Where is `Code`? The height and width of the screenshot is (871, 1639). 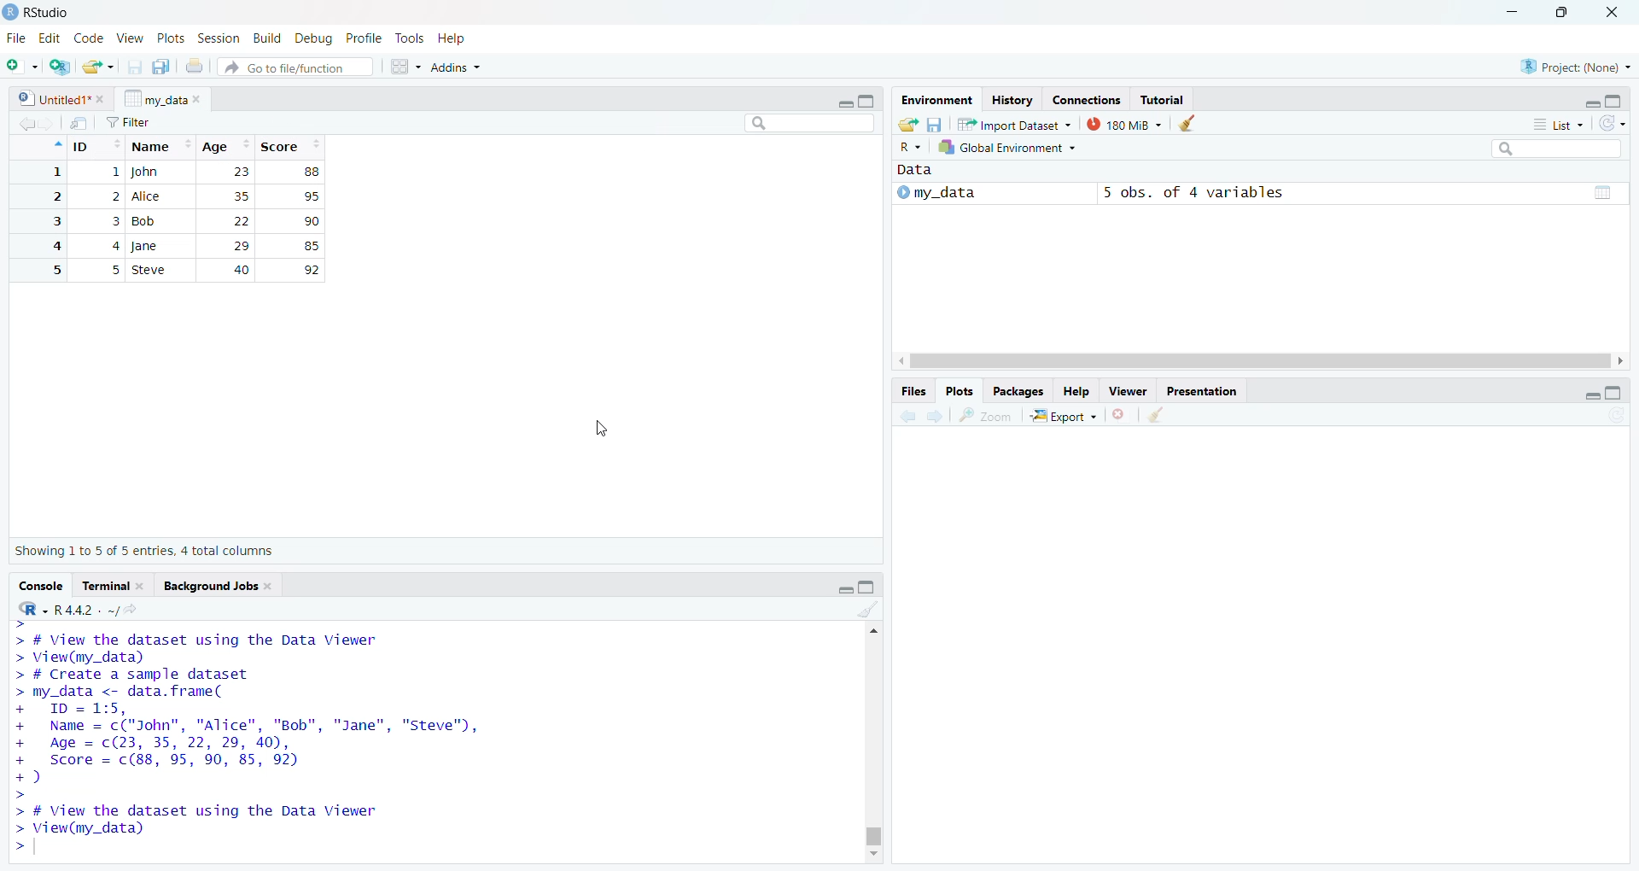
Code is located at coordinates (92, 39).